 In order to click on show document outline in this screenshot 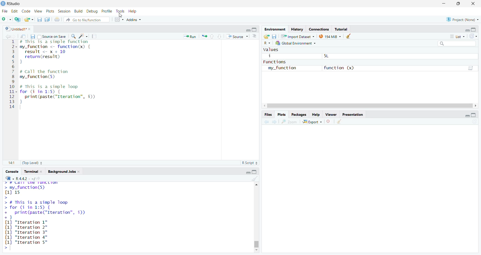, I will do `click(255, 36)`.